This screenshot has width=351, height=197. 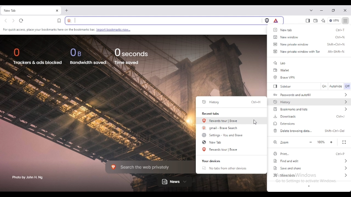 I want to click on make text smaller, so click(x=311, y=142).